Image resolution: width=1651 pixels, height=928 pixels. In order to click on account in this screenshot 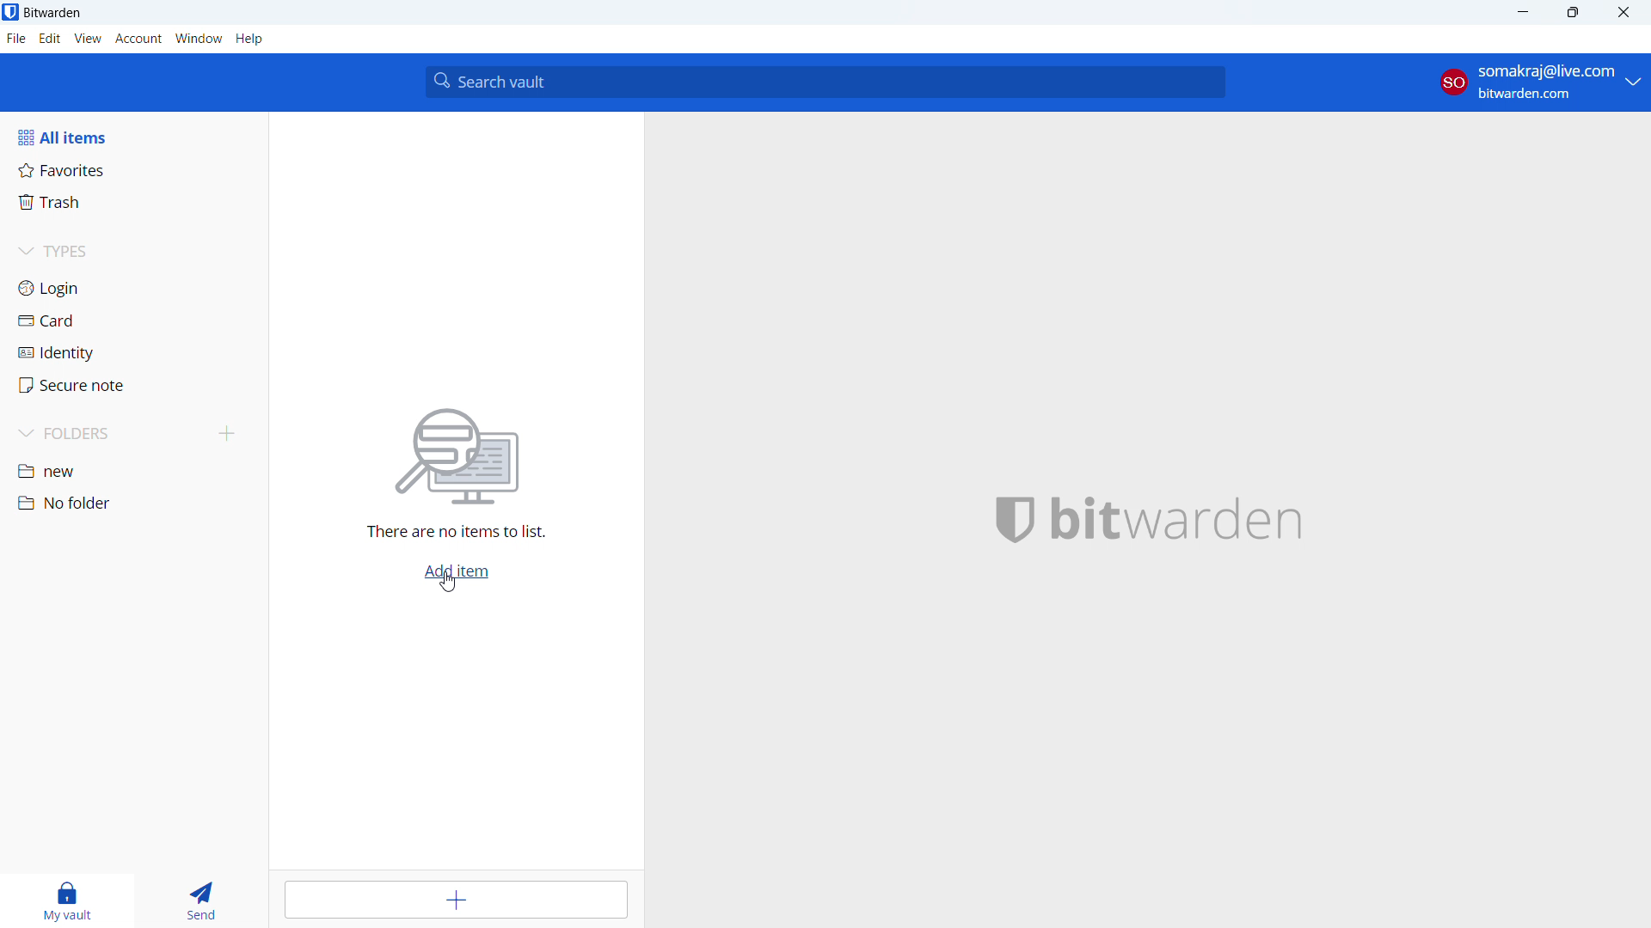, I will do `click(138, 39)`.